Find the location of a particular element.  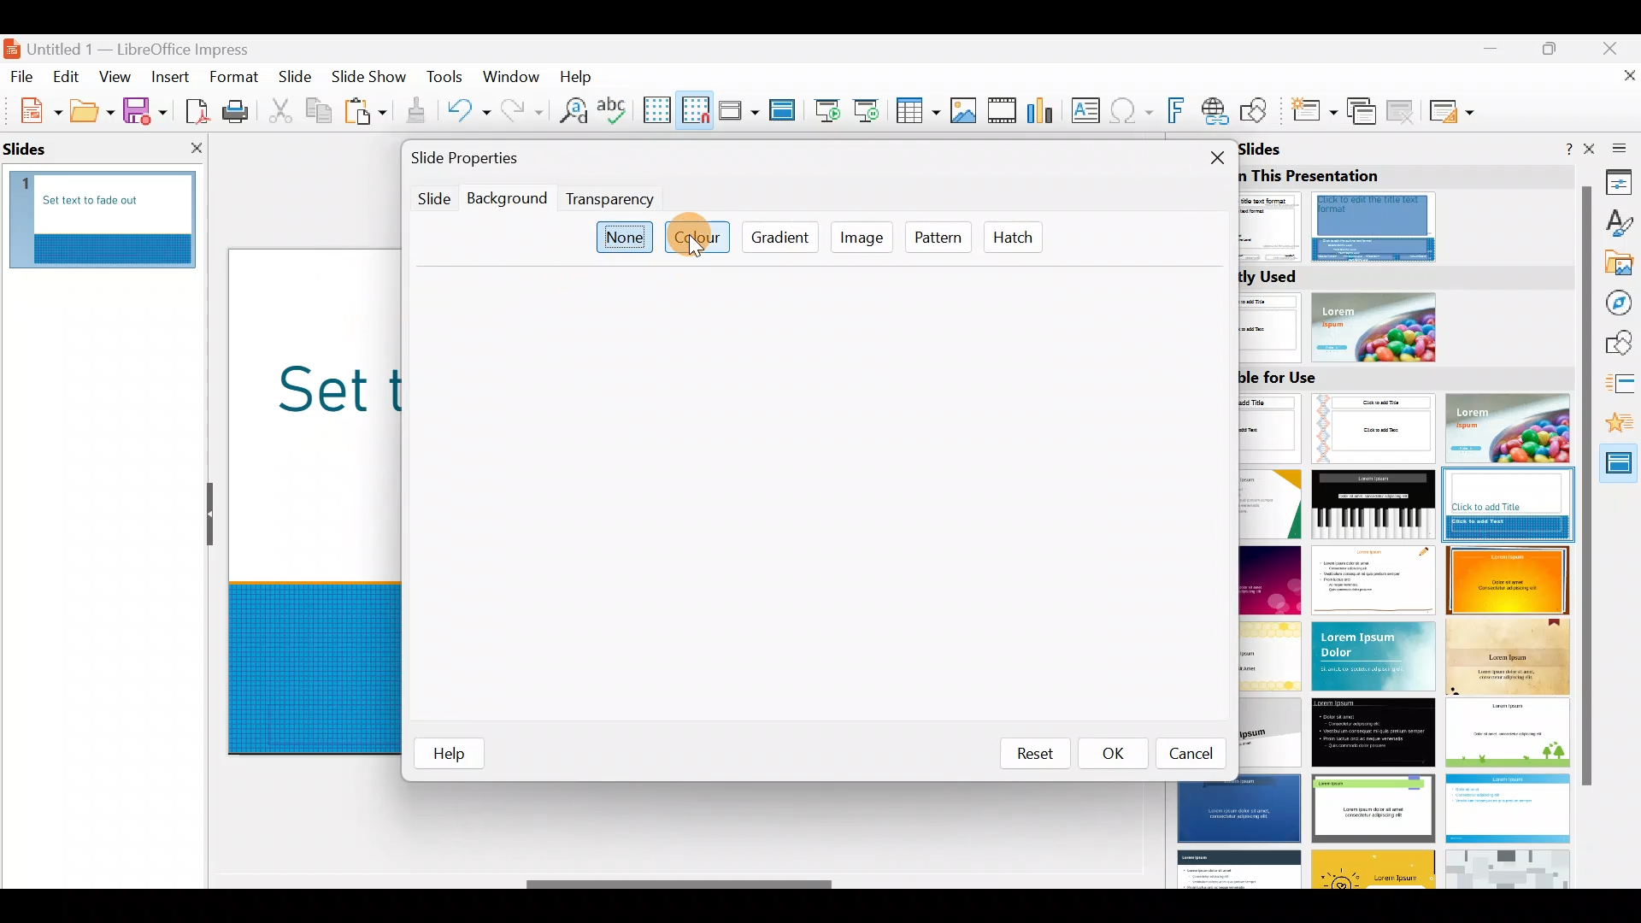

slides is located at coordinates (39, 148).